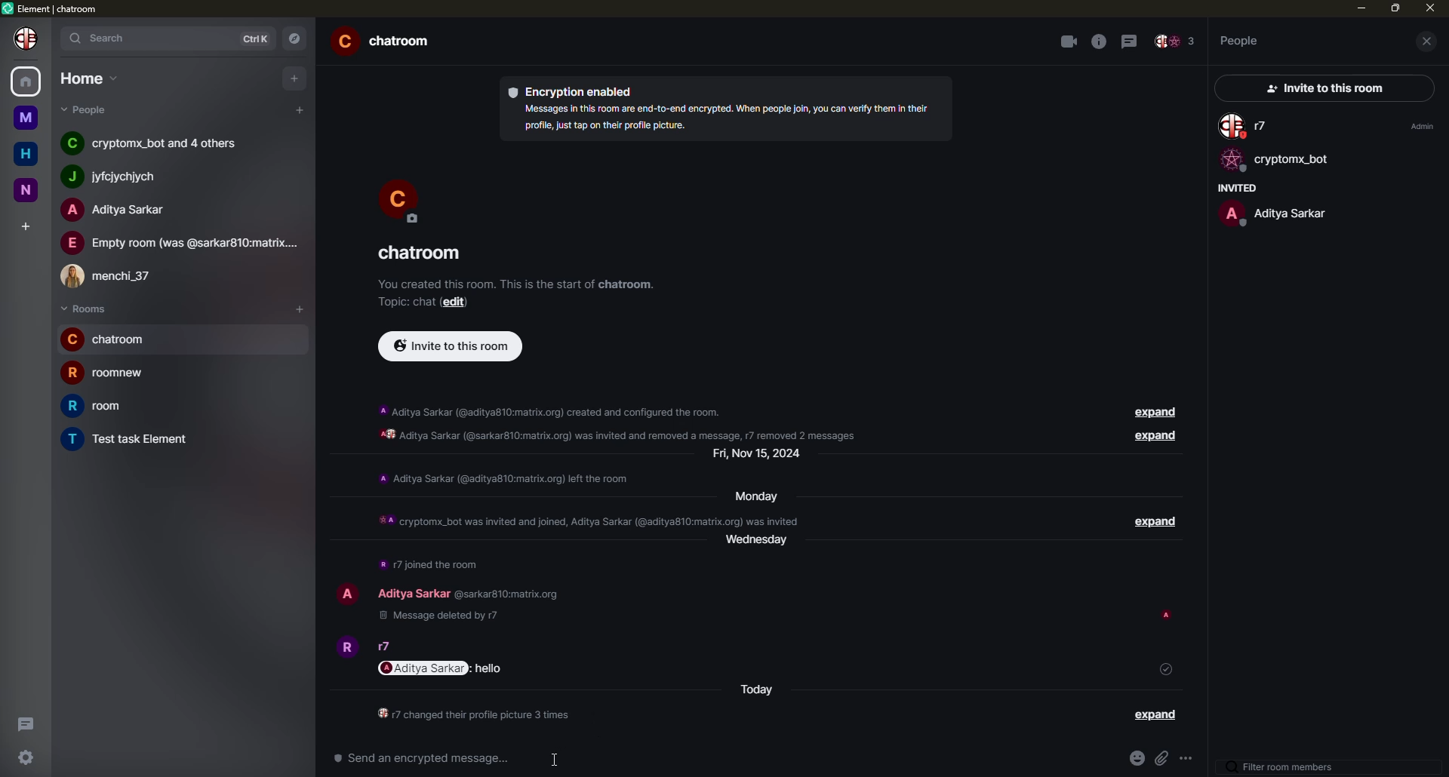 This screenshot has height=777, width=1449. What do you see at coordinates (516, 283) in the screenshot?
I see `info` at bounding box center [516, 283].